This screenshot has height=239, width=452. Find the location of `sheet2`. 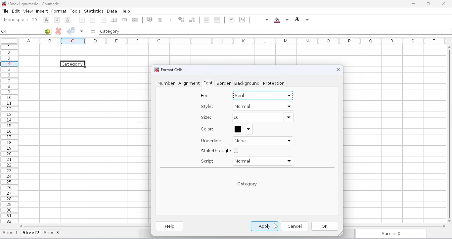

sheet2 is located at coordinates (31, 232).